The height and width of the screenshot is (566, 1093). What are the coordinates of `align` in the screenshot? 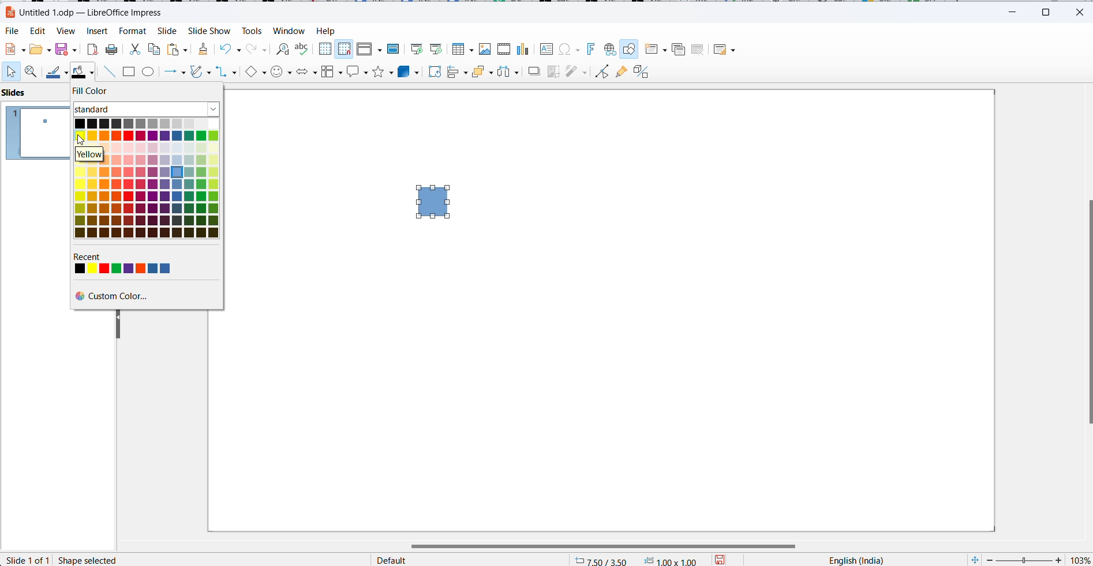 It's located at (458, 73).